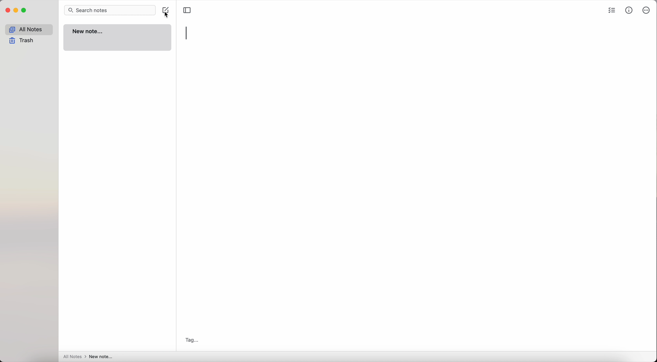  I want to click on create note, so click(167, 13).